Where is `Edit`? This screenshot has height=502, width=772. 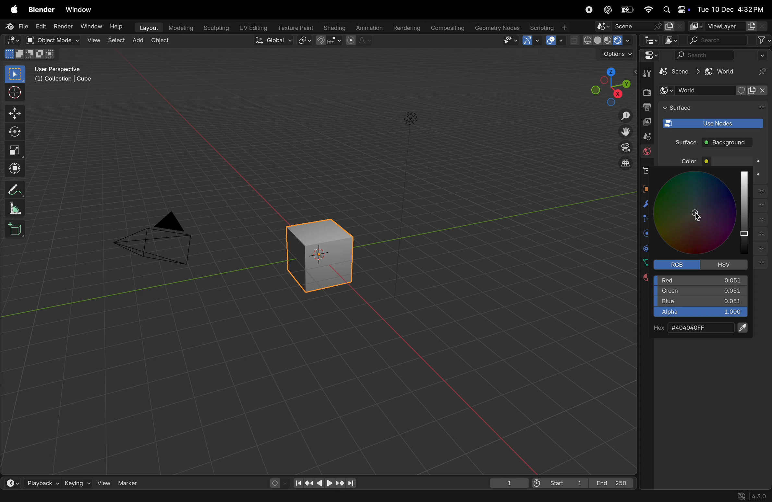
Edit is located at coordinates (41, 26).